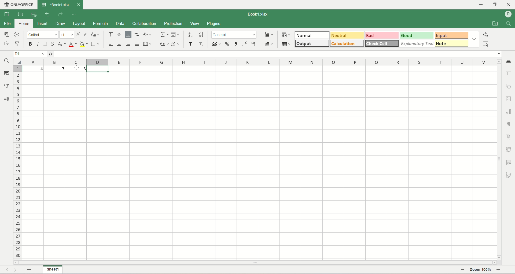  What do you see at coordinates (30, 54) in the screenshot?
I see `cell position` at bounding box center [30, 54].